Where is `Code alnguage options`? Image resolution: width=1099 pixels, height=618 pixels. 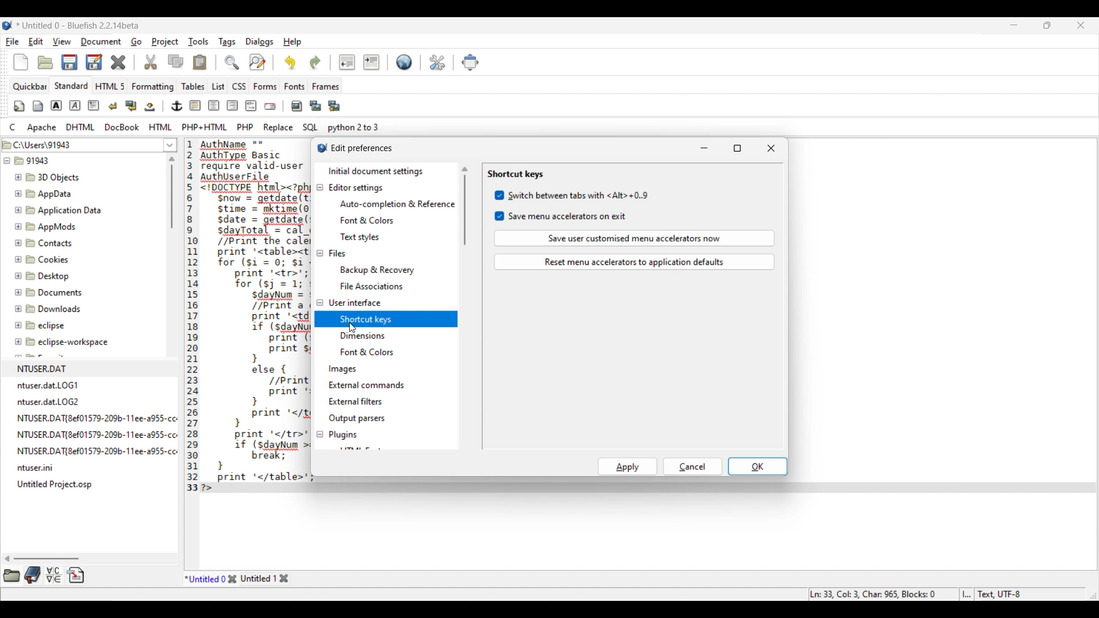
Code alnguage options is located at coordinates (193, 127).